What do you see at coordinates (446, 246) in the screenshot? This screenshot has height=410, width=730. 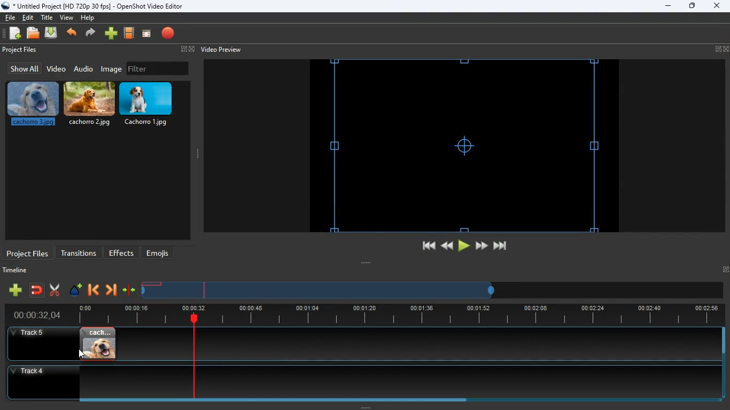 I see `back` at bounding box center [446, 246].